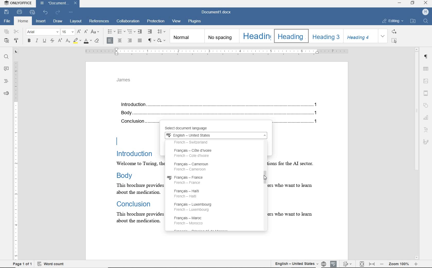  What do you see at coordinates (6, 12) in the screenshot?
I see `save` at bounding box center [6, 12].